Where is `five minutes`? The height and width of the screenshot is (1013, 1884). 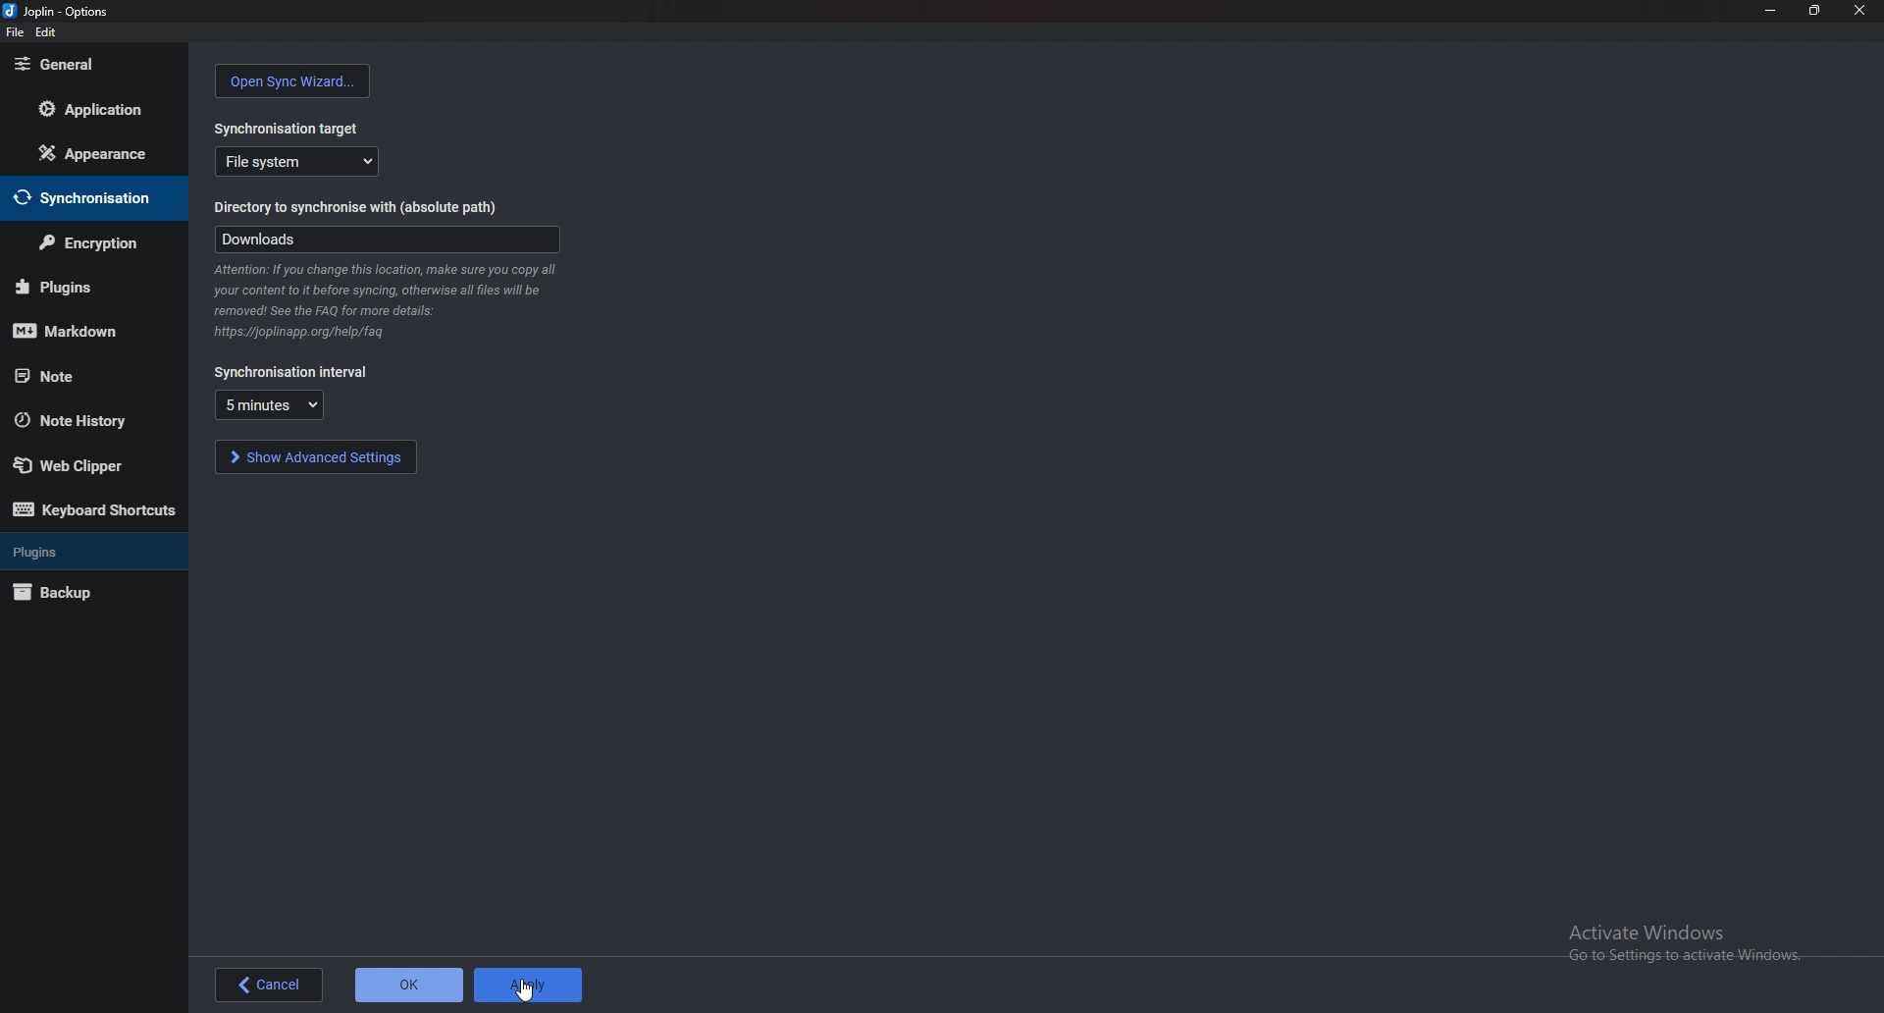
five minutes is located at coordinates (721, 1245).